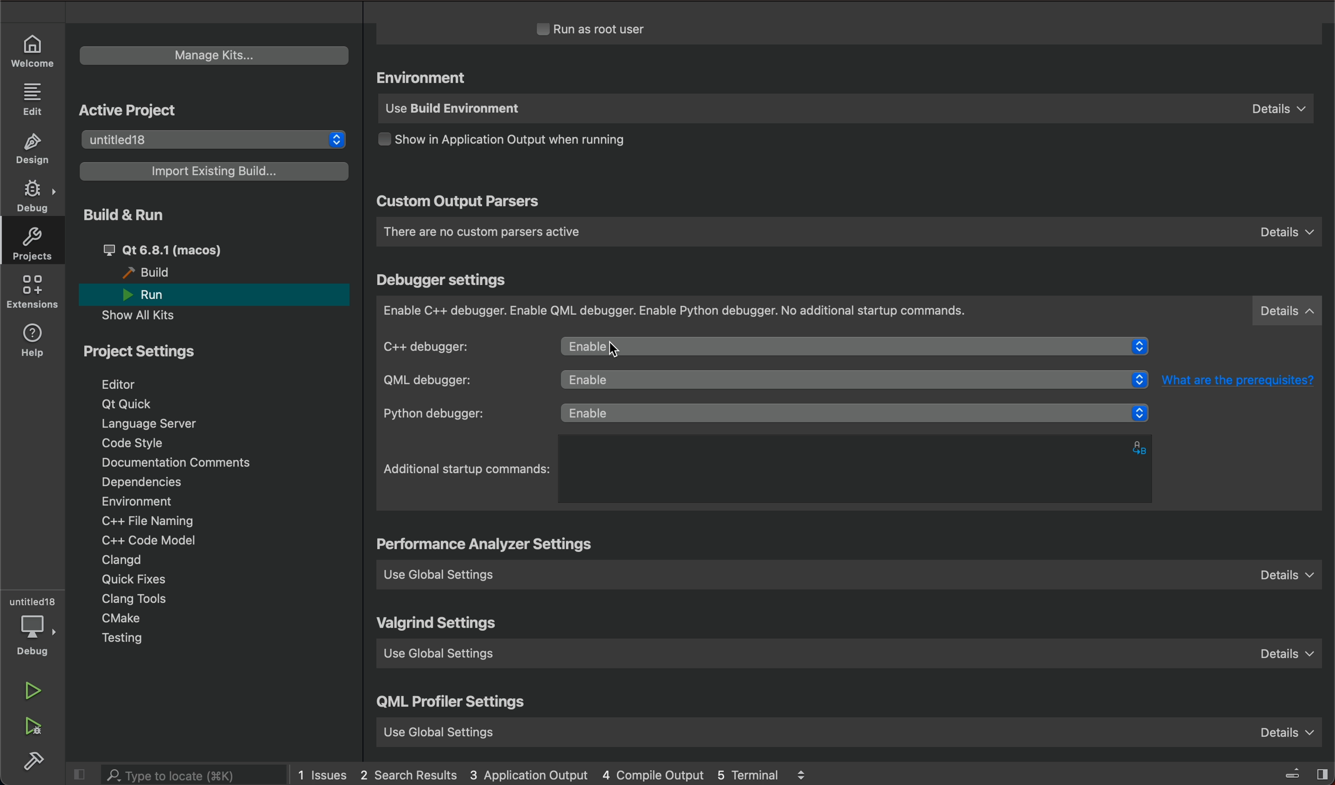 Image resolution: width=1335 pixels, height=785 pixels. I want to click on run debug, so click(35, 727).